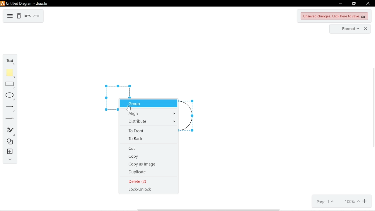 Image resolution: width=375 pixels, height=211 pixels. What do you see at coordinates (149, 165) in the screenshot?
I see `copy as image` at bounding box center [149, 165].